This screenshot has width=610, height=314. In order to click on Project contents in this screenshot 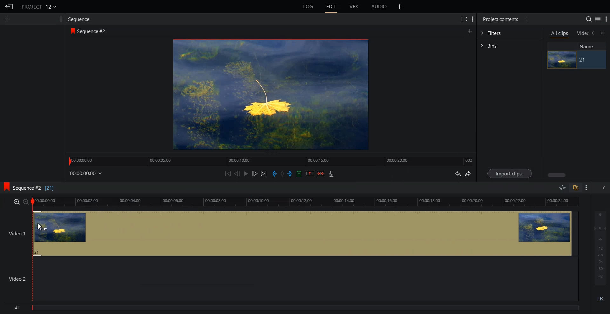, I will do `click(499, 19)`.